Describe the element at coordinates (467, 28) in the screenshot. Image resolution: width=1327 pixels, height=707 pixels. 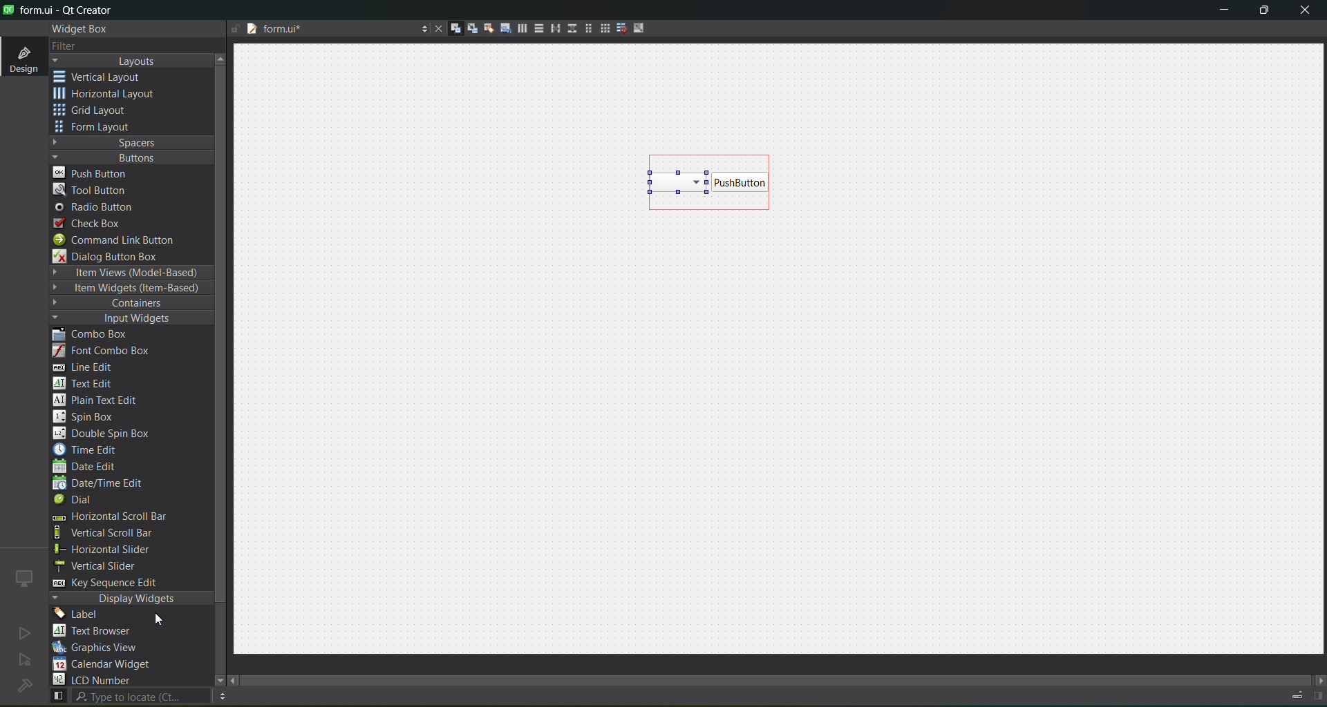
I see `edit signals` at that location.